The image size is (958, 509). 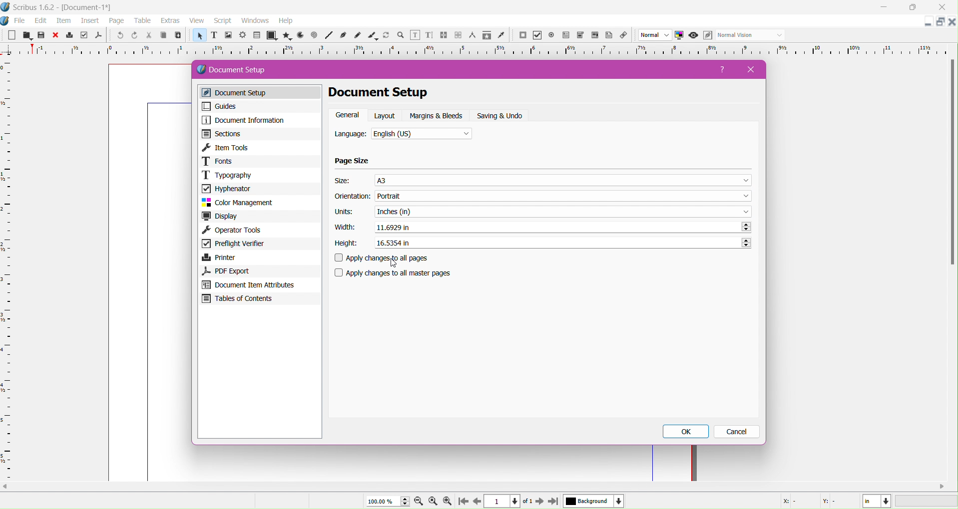 What do you see at coordinates (133, 35) in the screenshot?
I see `redo` at bounding box center [133, 35].